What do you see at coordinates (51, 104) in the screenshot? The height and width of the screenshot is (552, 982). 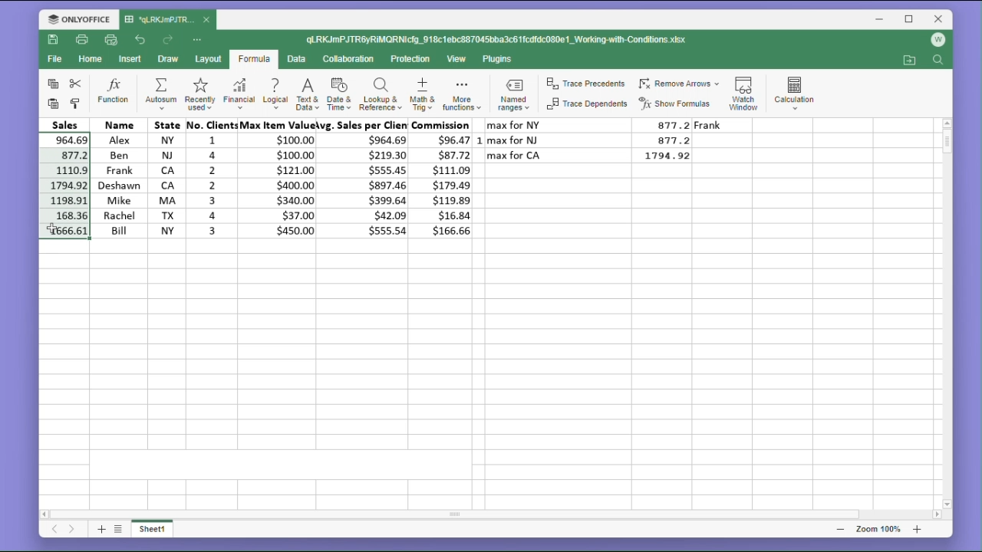 I see `paste` at bounding box center [51, 104].